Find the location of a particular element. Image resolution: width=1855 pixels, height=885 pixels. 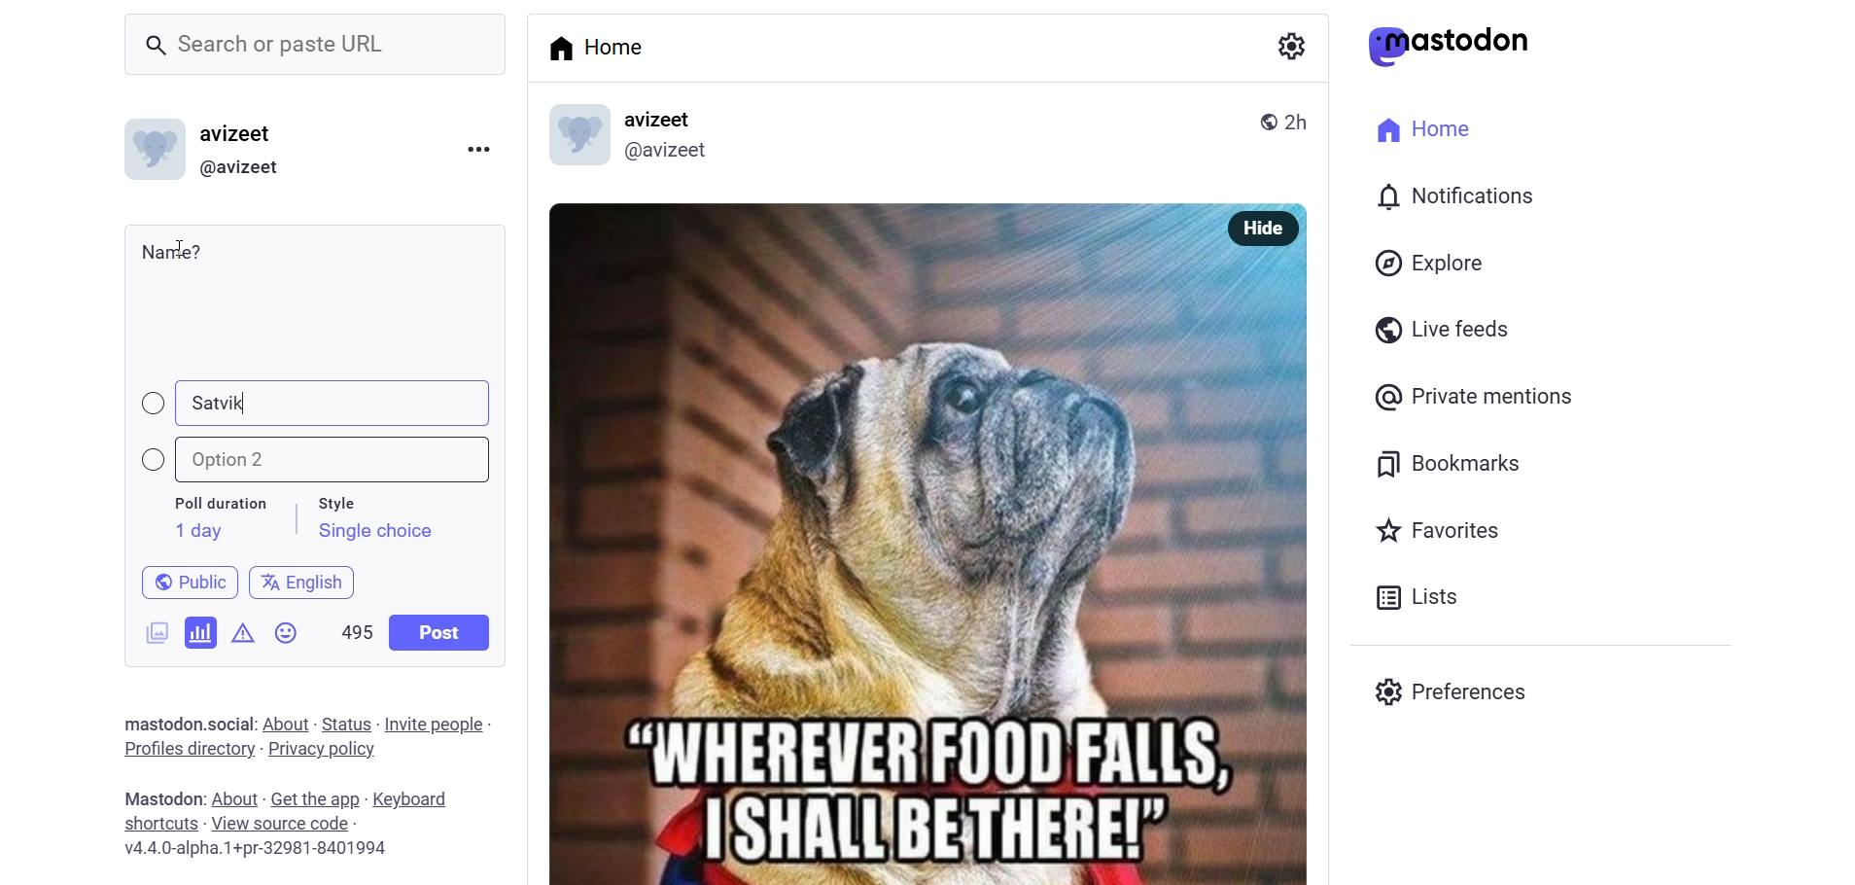

content warning is located at coordinates (243, 629).